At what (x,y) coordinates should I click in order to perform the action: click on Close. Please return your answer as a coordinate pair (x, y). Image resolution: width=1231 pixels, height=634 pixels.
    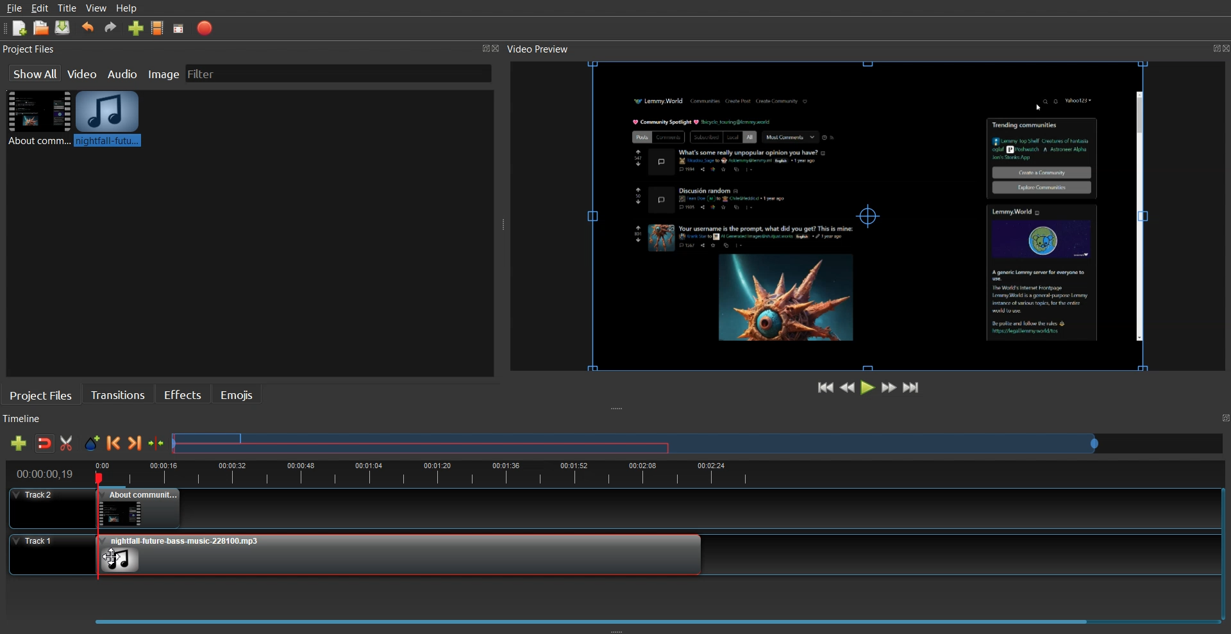
    Looking at the image, I should click on (1223, 48).